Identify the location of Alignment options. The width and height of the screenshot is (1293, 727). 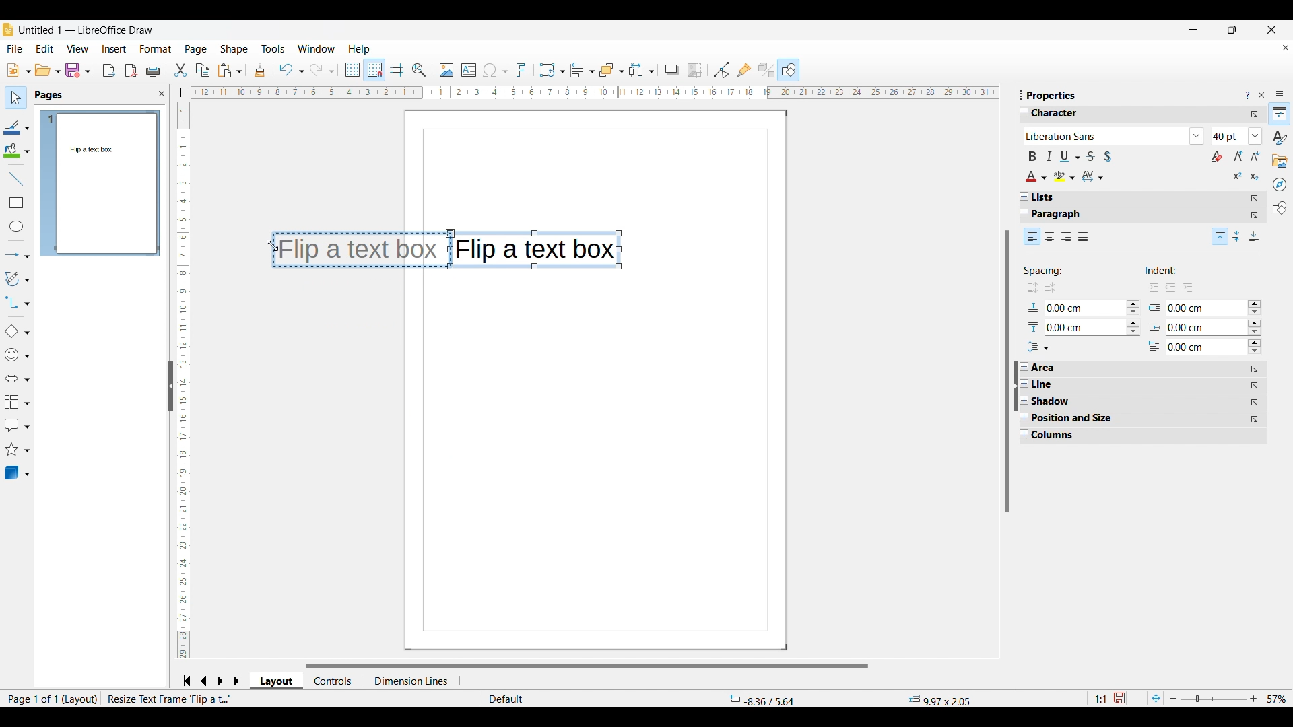
(582, 71).